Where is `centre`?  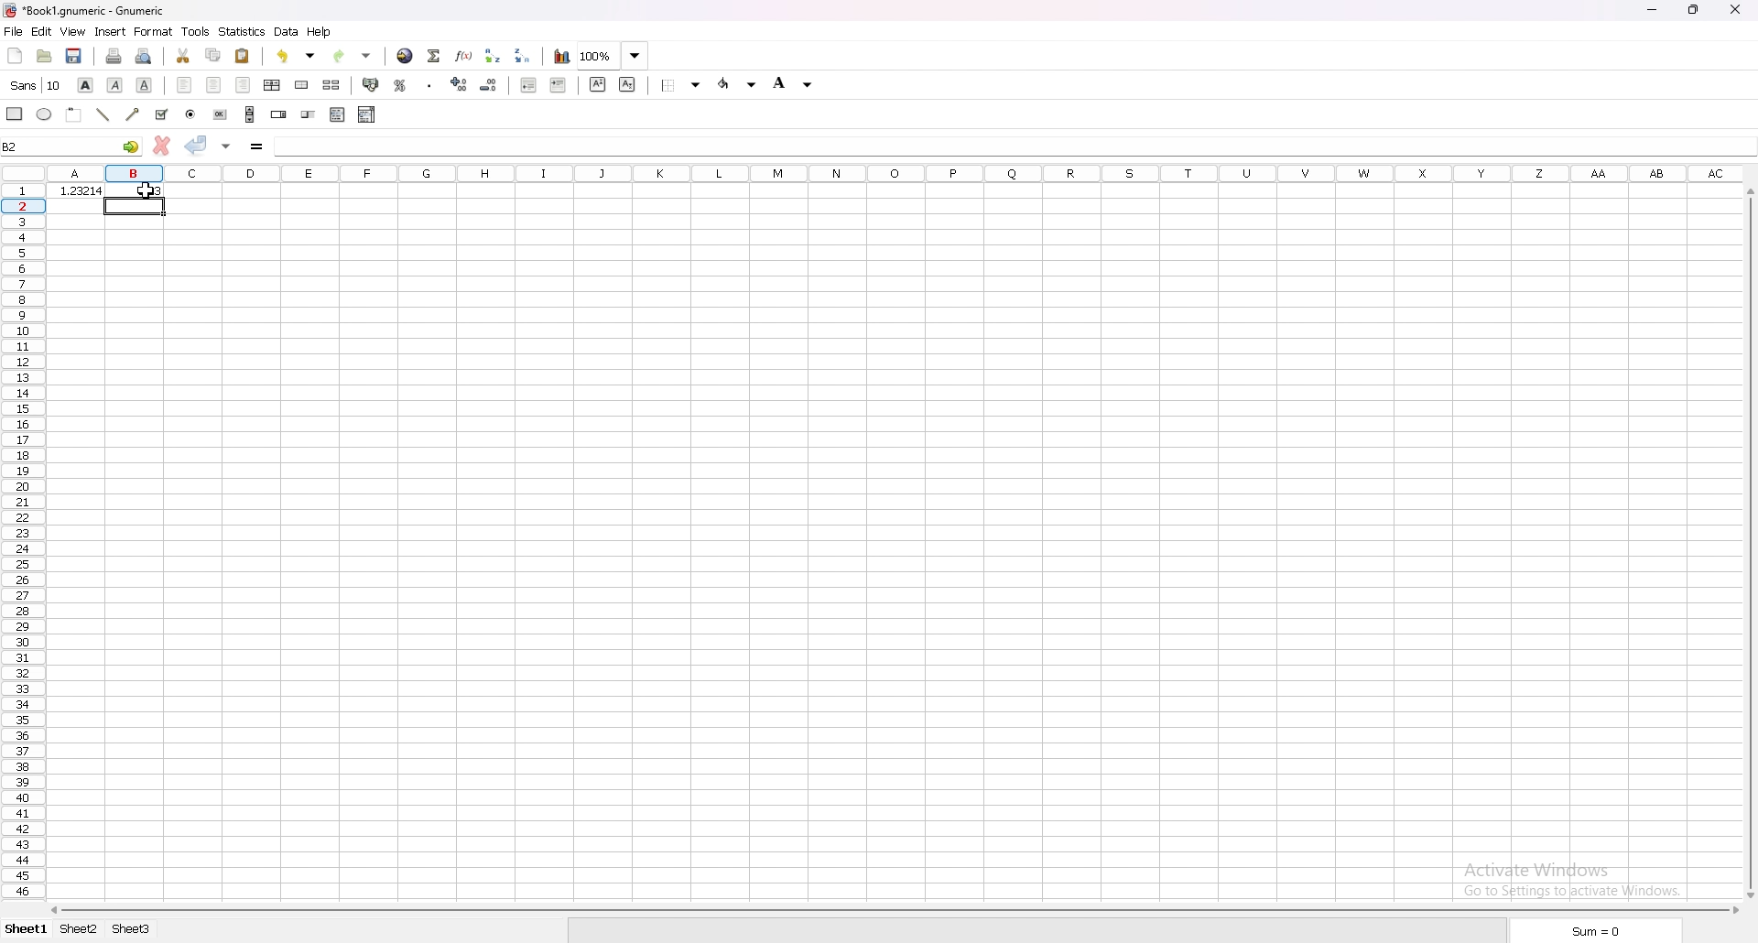
centre is located at coordinates (213, 84).